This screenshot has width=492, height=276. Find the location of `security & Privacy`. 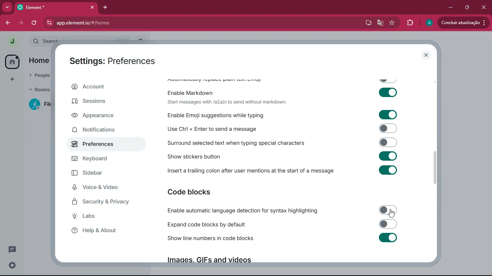

security & Privacy is located at coordinates (104, 202).